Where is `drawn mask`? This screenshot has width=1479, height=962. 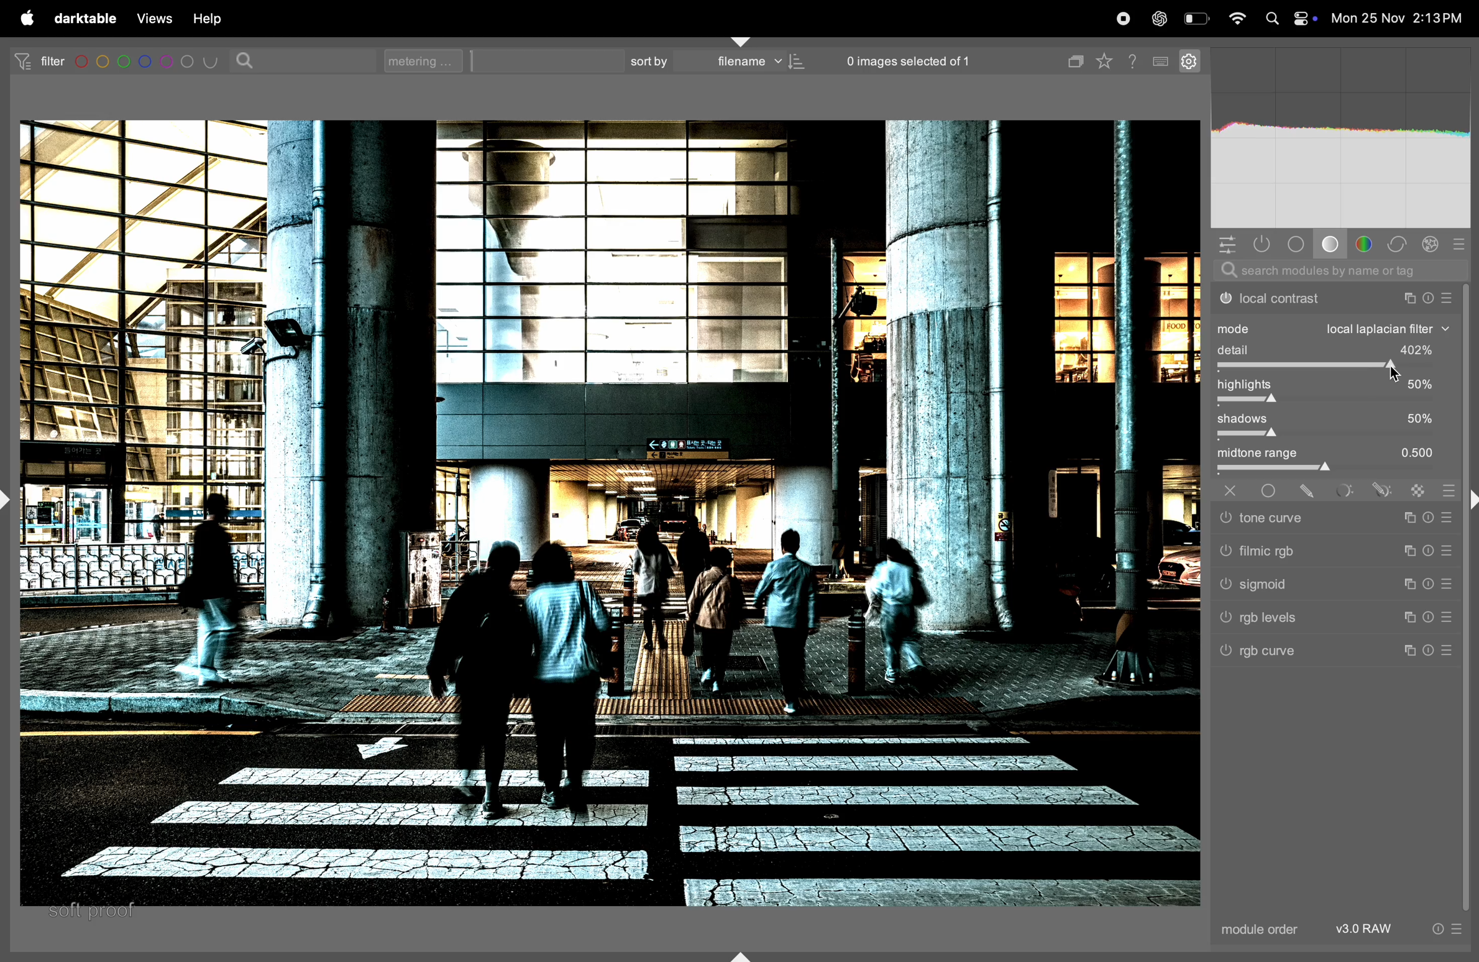
drawn mask is located at coordinates (1311, 492).